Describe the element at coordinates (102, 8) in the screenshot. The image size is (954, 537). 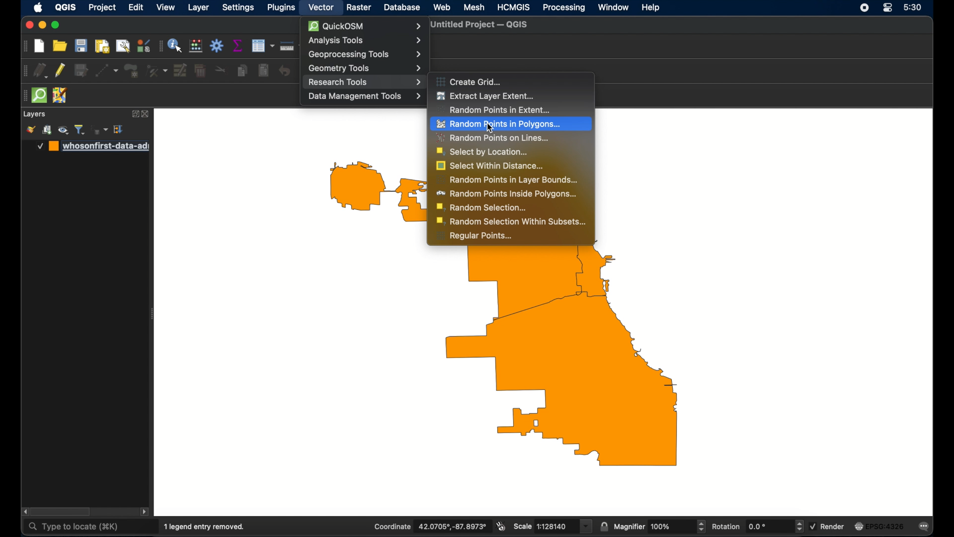
I see `project` at that location.